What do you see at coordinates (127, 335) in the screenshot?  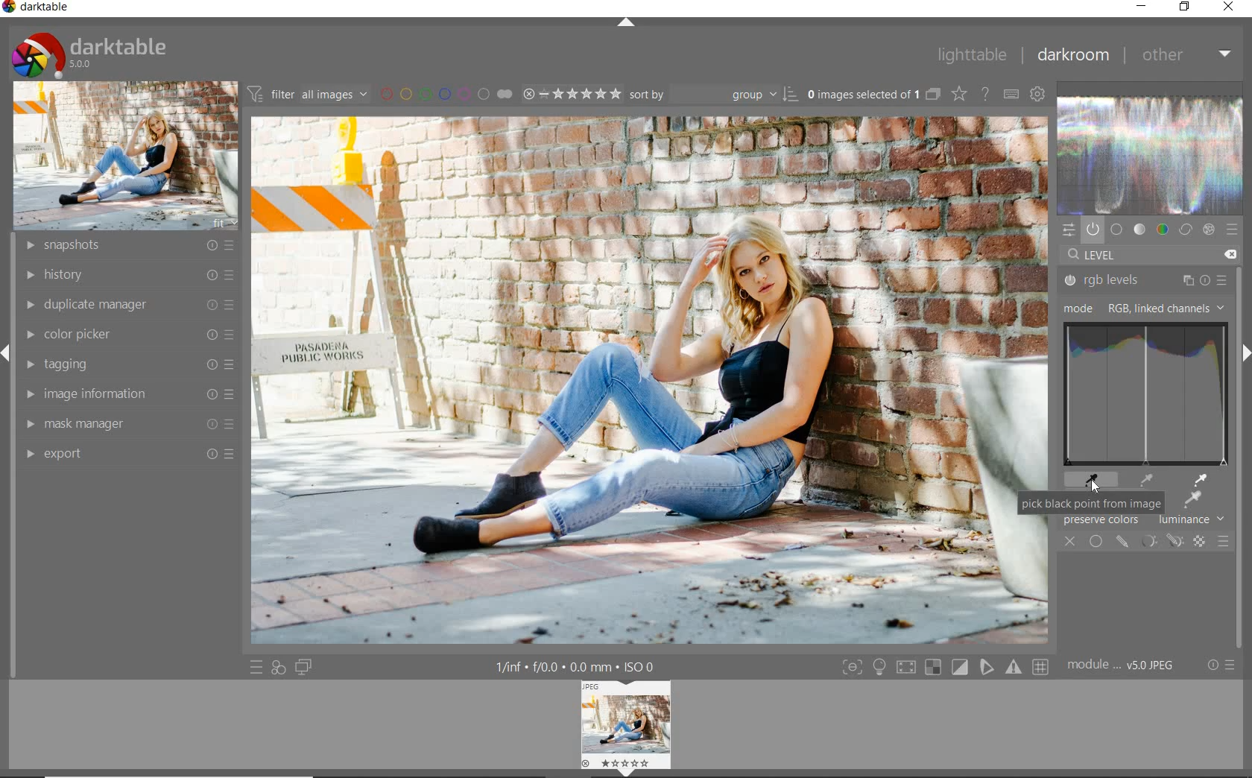 I see `color picker` at bounding box center [127, 335].